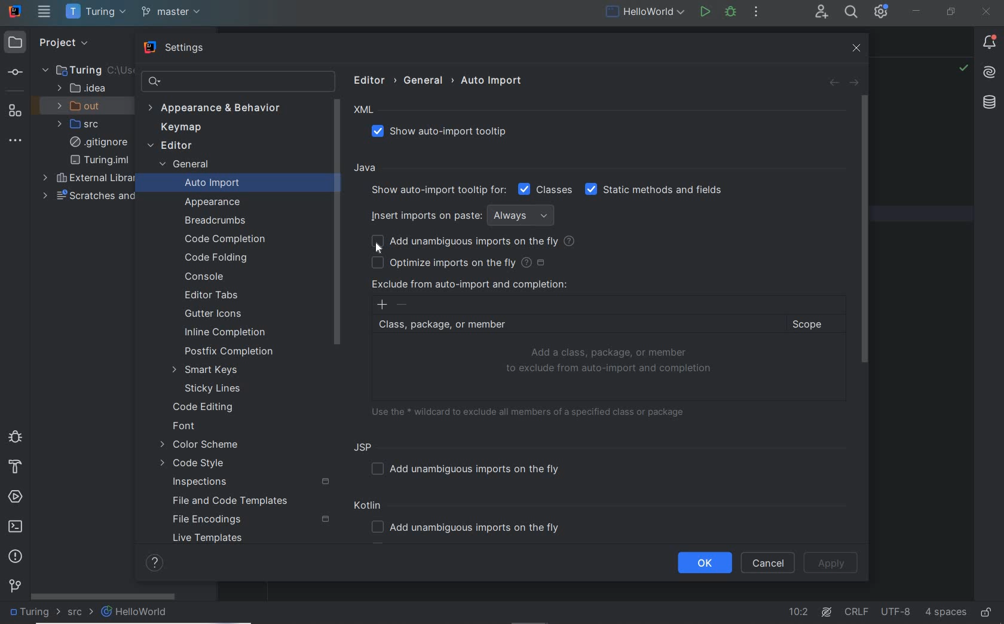 The image size is (1004, 624). Describe the element at coordinates (654, 190) in the screenshot. I see `STATIC MEATHODS AND FIELDS` at that location.